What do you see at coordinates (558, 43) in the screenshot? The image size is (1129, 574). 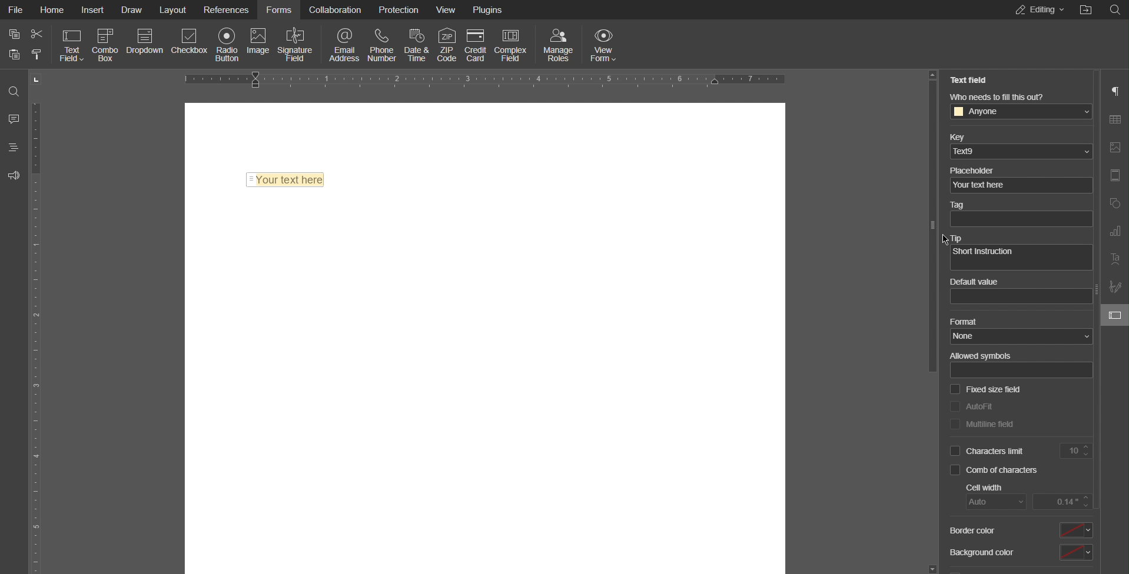 I see `Manage Roles` at bounding box center [558, 43].